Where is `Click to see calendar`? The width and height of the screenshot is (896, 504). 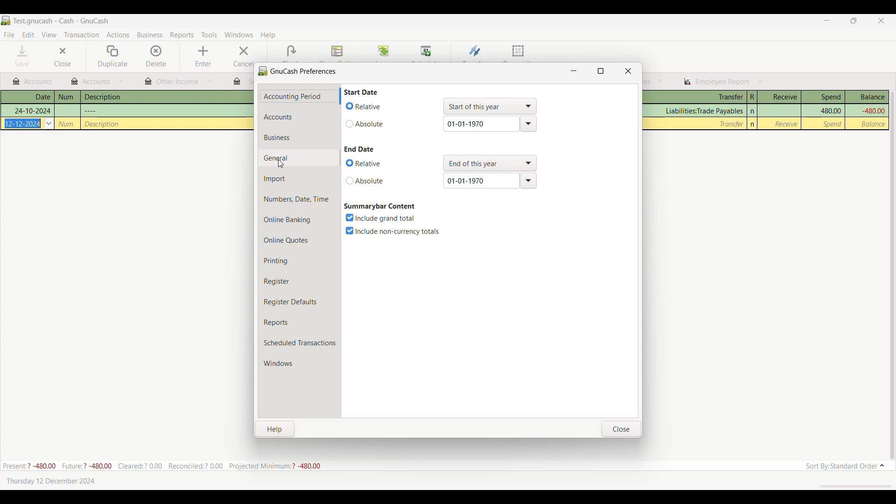
Click to see calendar is located at coordinates (528, 181).